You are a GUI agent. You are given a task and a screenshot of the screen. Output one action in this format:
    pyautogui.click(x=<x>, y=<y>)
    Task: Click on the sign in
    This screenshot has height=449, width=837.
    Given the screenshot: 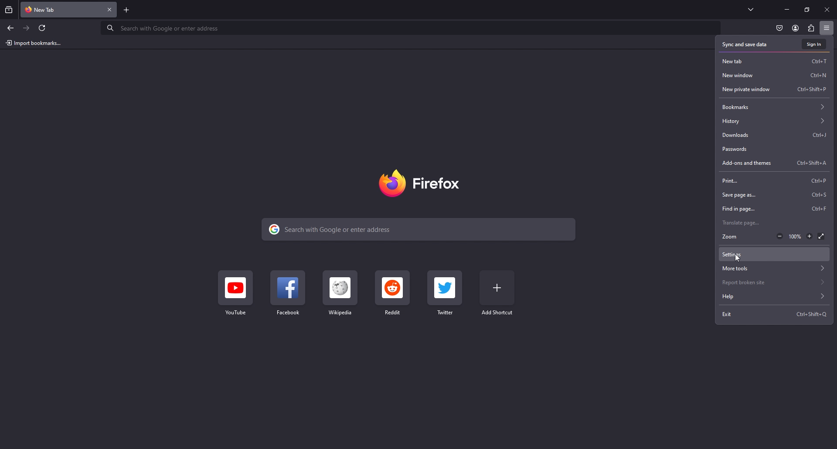 What is the action you would take?
    pyautogui.click(x=815, y=44)
    